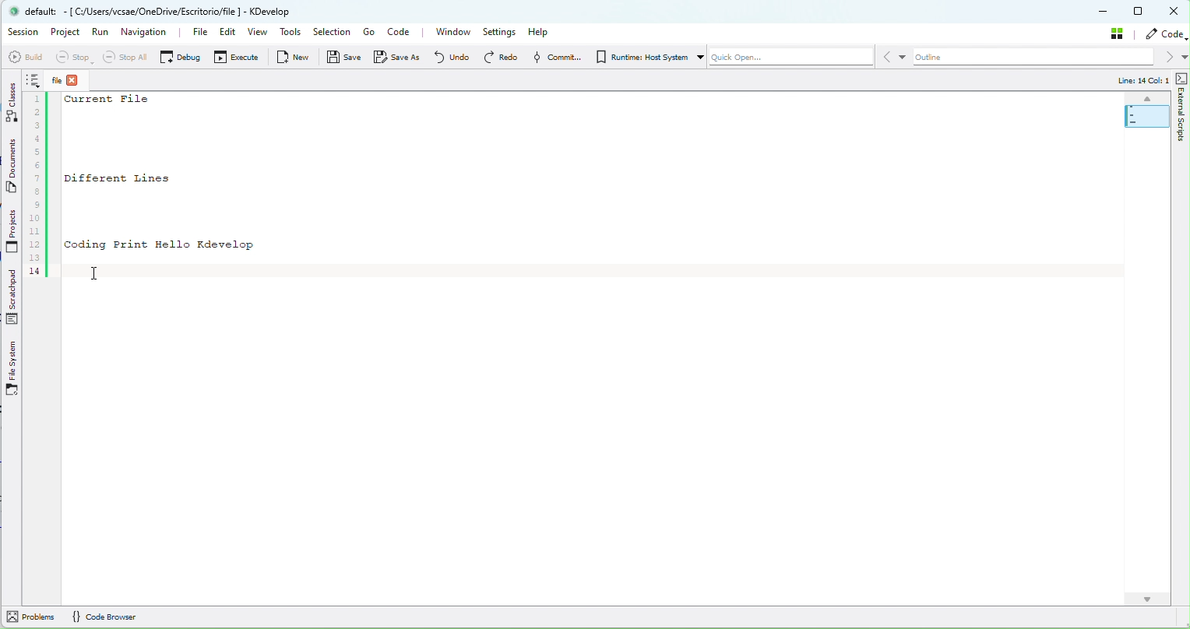 The height and width of the screenshot is (629, 1190). What do you see at coordinates (1042, 58) in the screenshot?
I see `outline` at bounding box center [1042, 58].